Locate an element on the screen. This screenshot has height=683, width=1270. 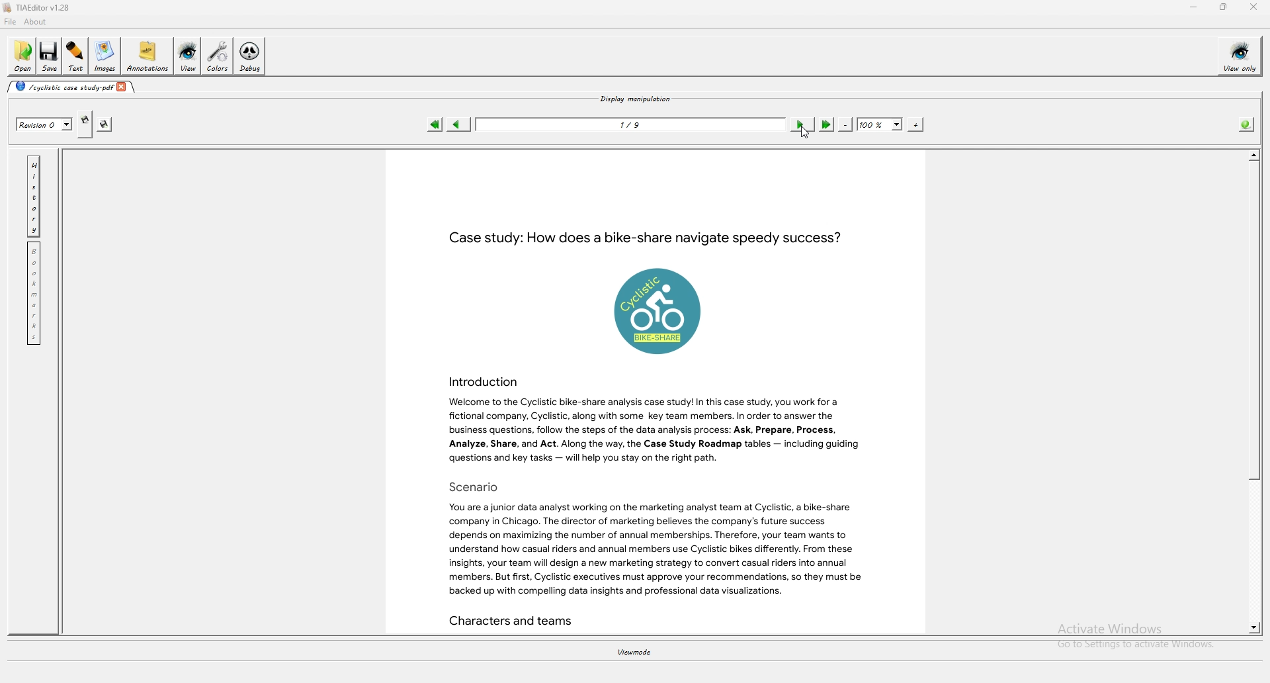
Welcome to the Cyclistic bike-share analysis case study! In this case study, you work for a
fictional company, Cyclistic, along with some key team members. In order to answer the
business questions, follow the steps of the data analysis process: Ask, Prepare, Process,
Analyze, Share, and Act. Along the way, the Case Study Roadmap tables — including guiding
questions and key tasks — will help you stay on the right path. is located at coordinates (660, 432).